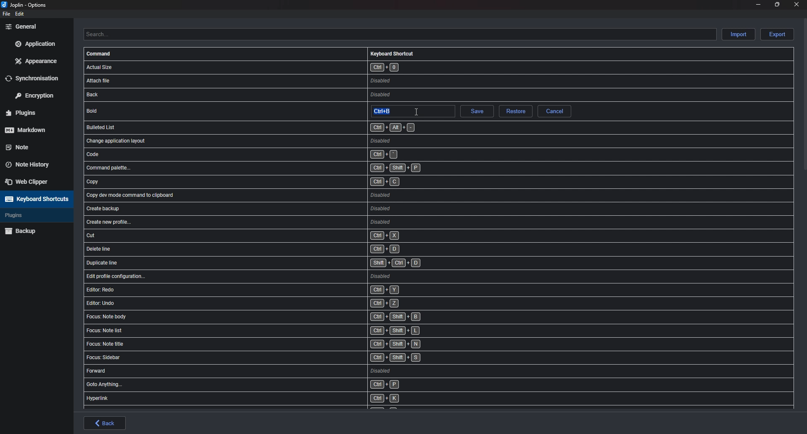 The height and width of the screenshot is (434, 807). Describe the element at coordinates (5, 14) in the screenshot. I see `file` at that location.